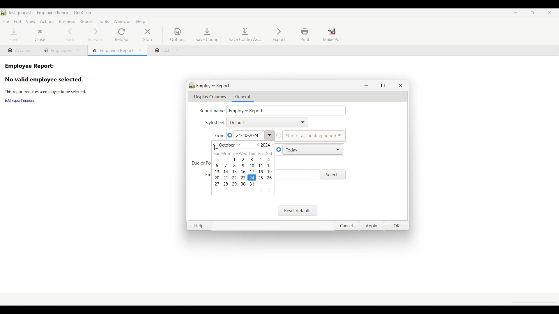  I want to click on Cursor clicking on previous month option, so click(216, 148).